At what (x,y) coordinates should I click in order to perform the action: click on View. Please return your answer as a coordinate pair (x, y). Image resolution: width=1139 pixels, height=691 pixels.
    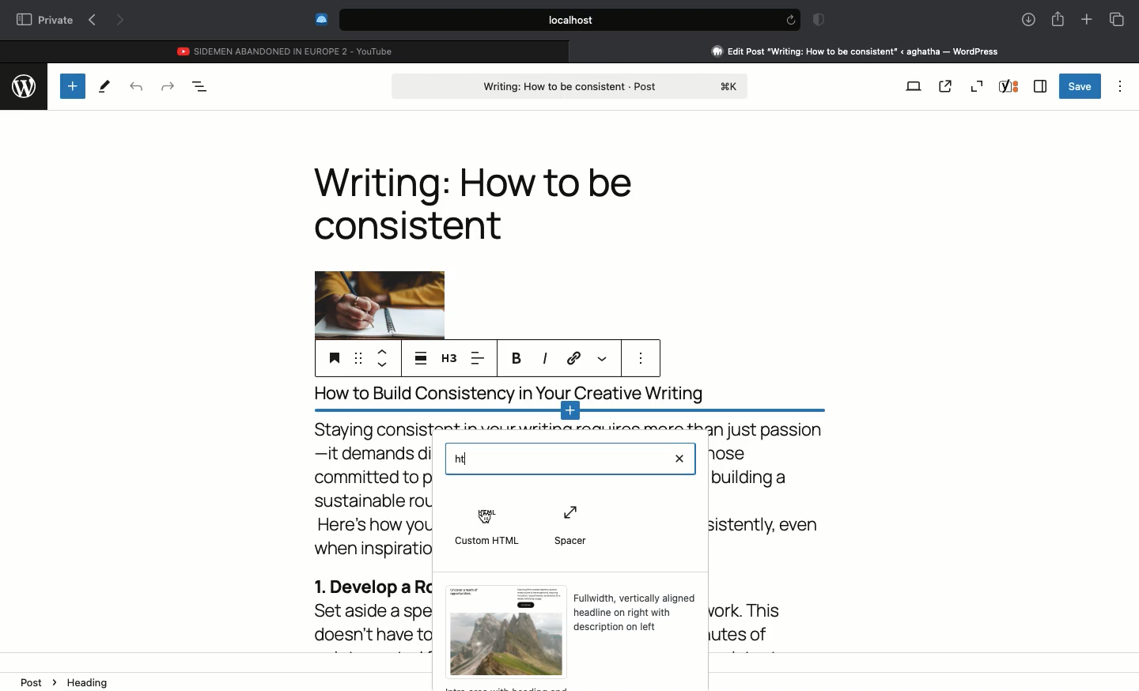
    Looking at the image, I should click on (914, 85).